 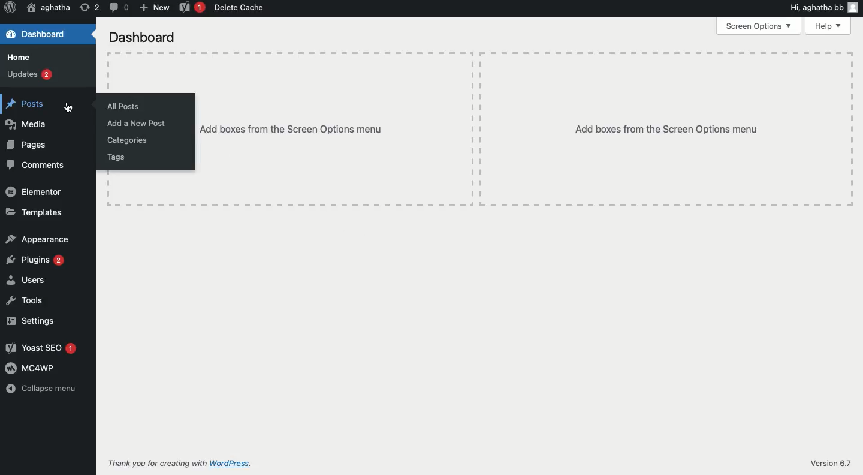 I want to click on Dashboard, so click(x=145, y=37).